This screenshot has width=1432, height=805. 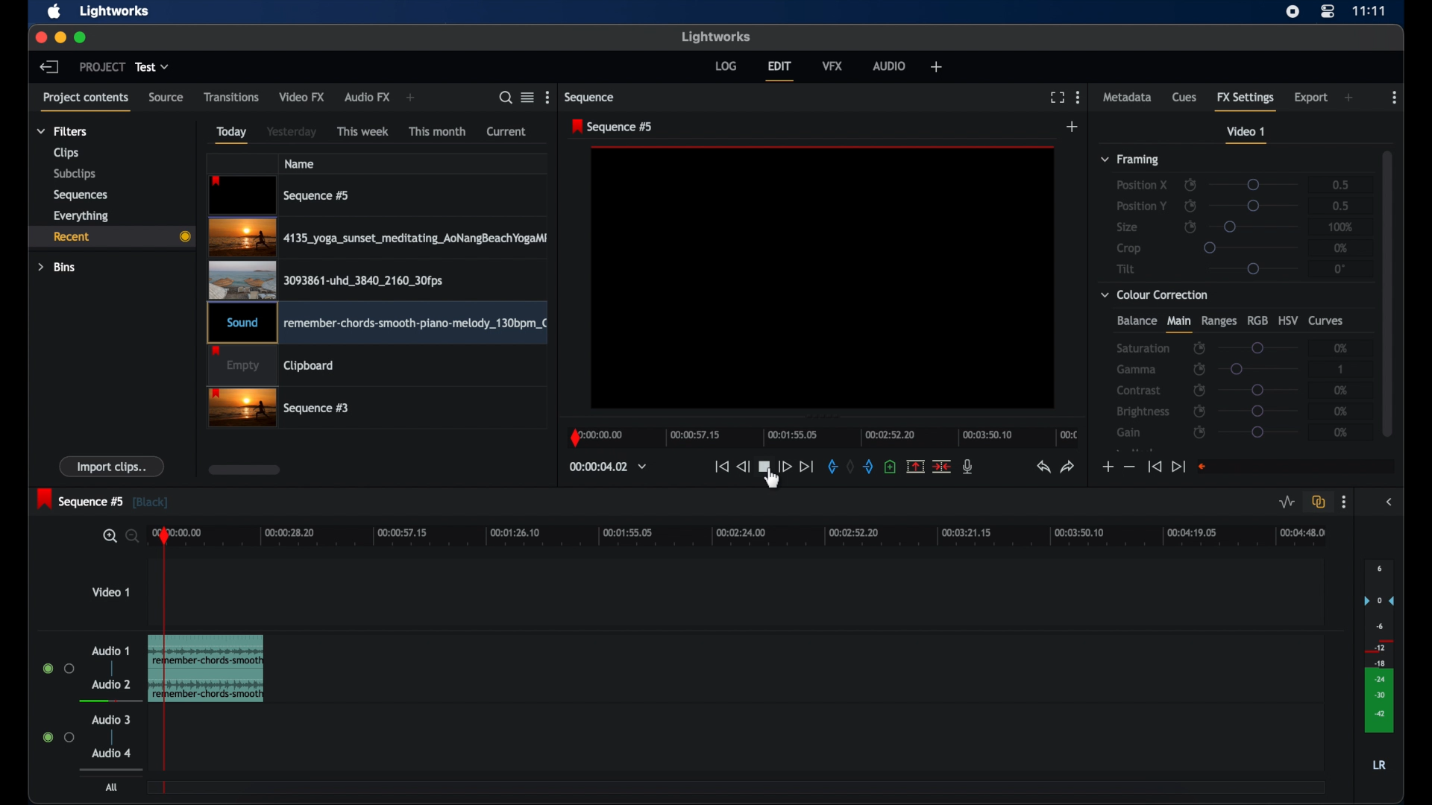 I want to click on lightworks, so click(x=716, y=37).